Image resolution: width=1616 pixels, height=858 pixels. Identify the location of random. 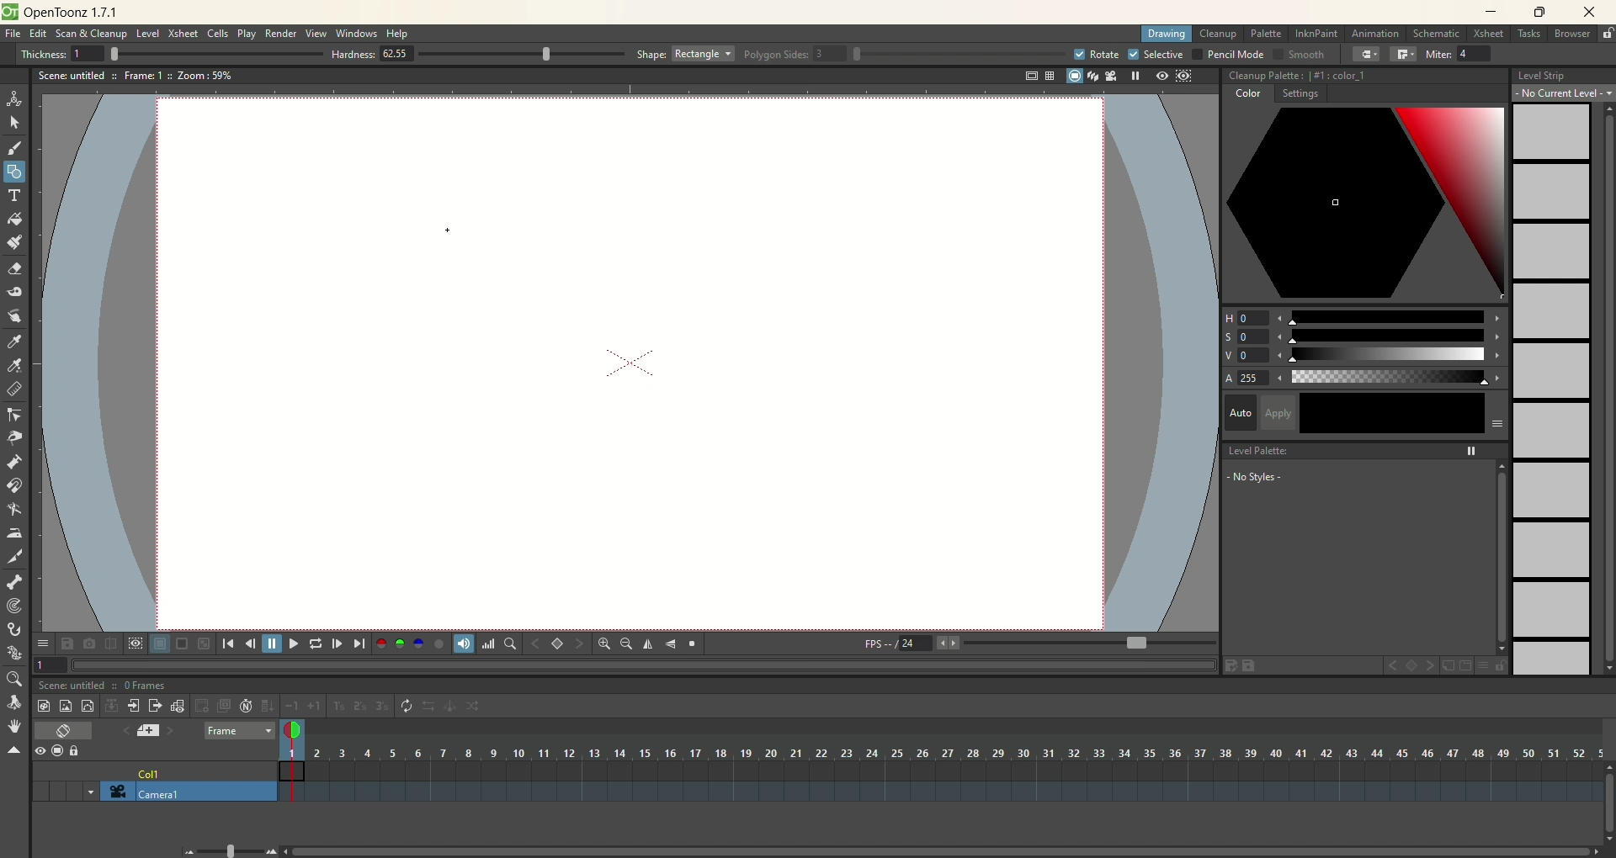
(478, 708).